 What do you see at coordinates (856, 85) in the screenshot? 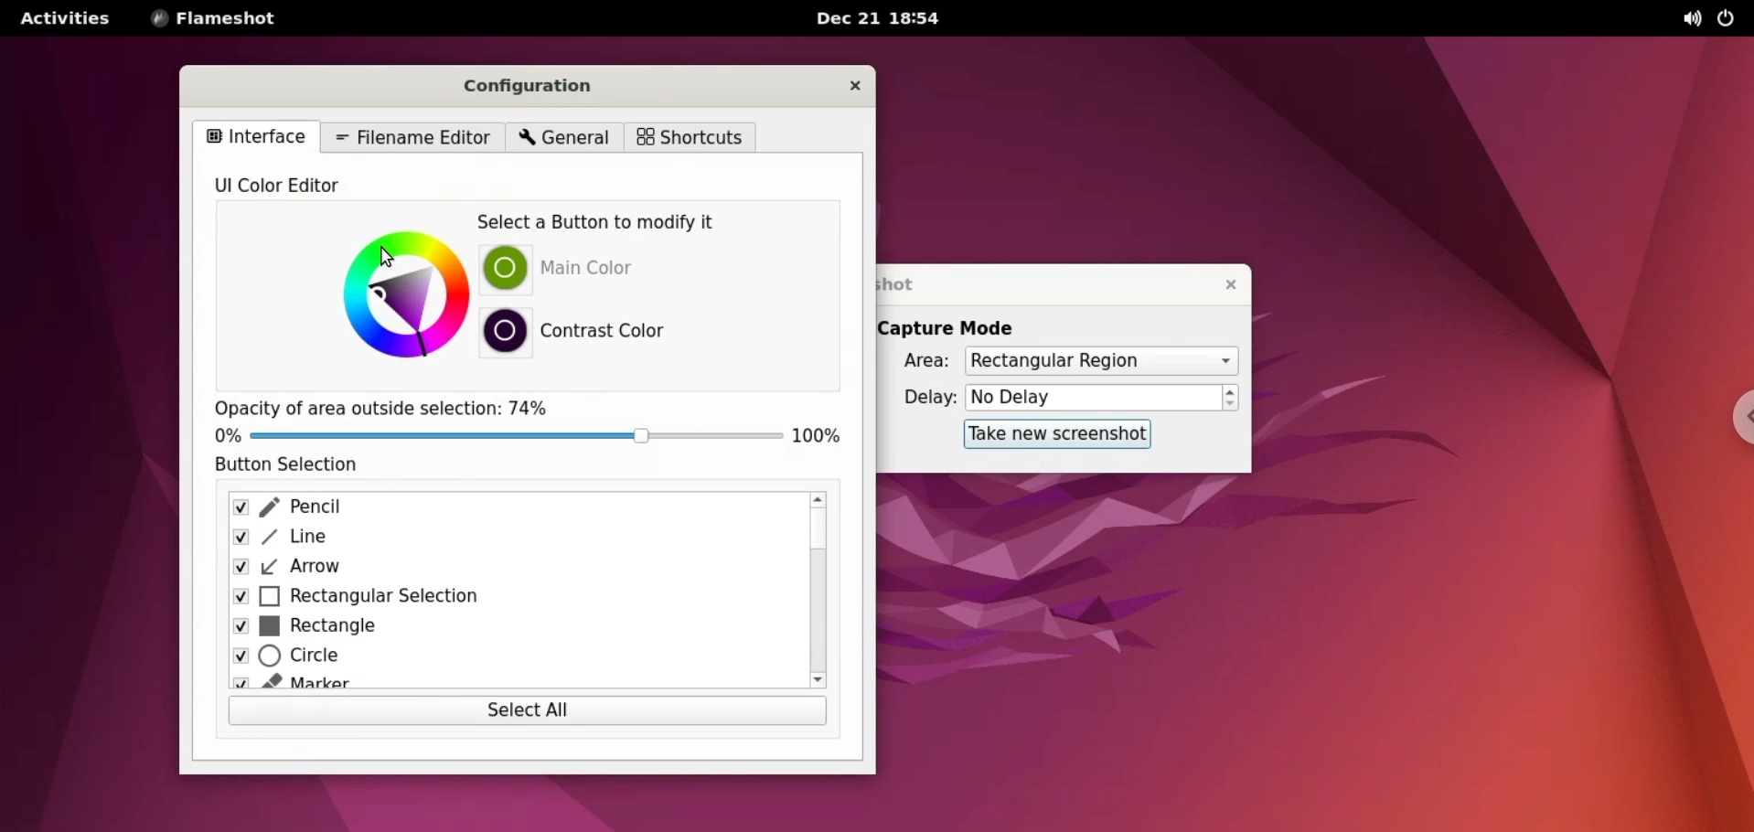
I see `close` at bounding box center [856, 85].